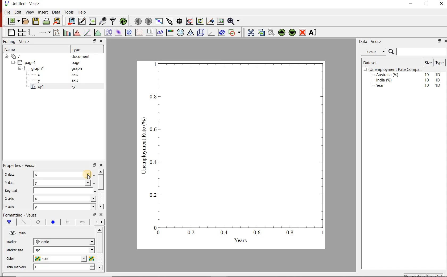  Describe the element at coordinates (100, 267) in the screenshot. I see `move down` at that location.